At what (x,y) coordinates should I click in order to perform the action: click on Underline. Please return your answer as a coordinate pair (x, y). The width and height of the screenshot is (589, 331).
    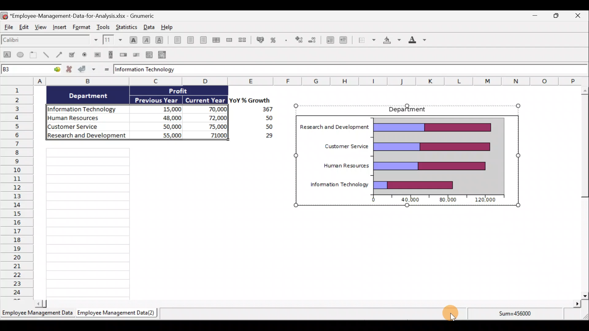
    Looking at the image, I should click on (161, 41).